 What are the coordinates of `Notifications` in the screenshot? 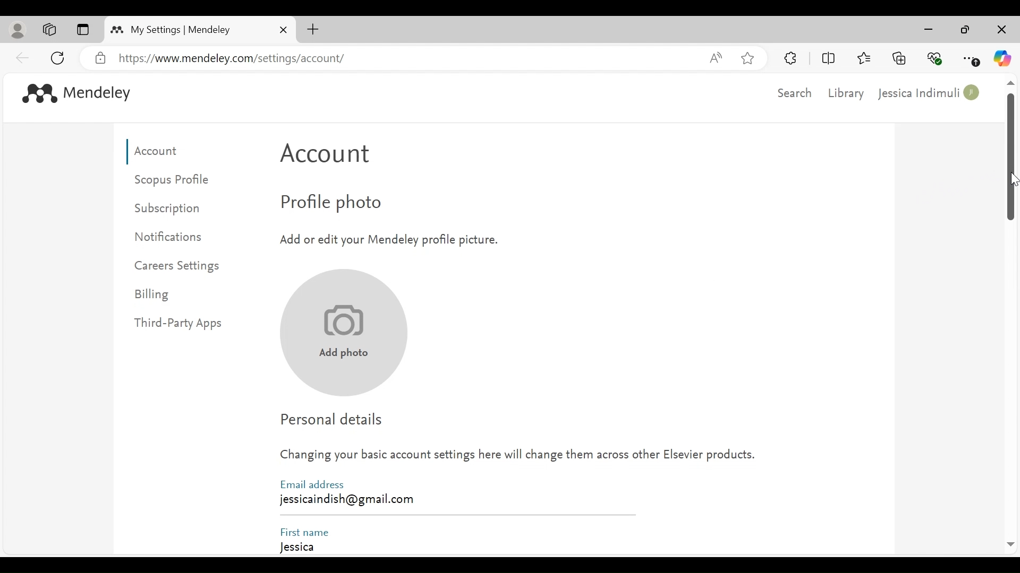 It's located at (174, 236).